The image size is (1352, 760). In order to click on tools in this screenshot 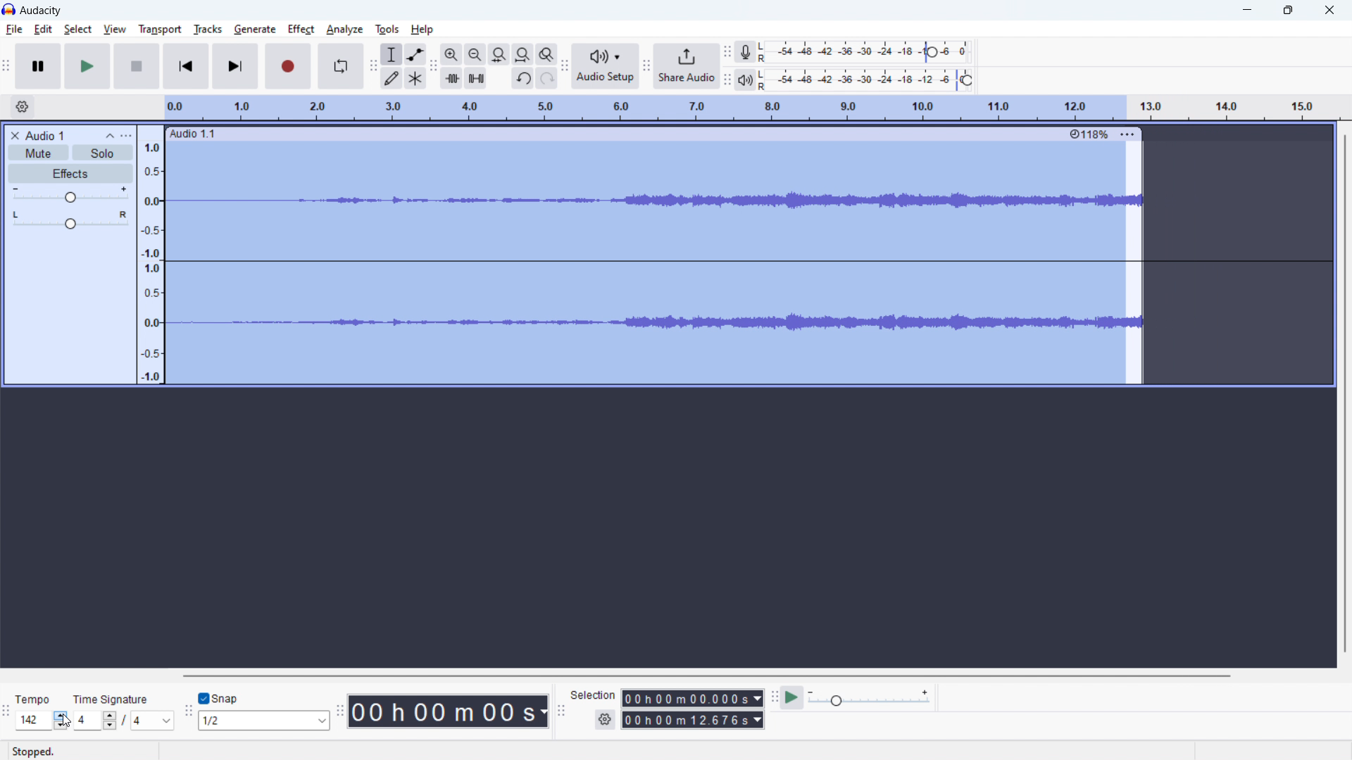, I will do `click(386, 30)`.